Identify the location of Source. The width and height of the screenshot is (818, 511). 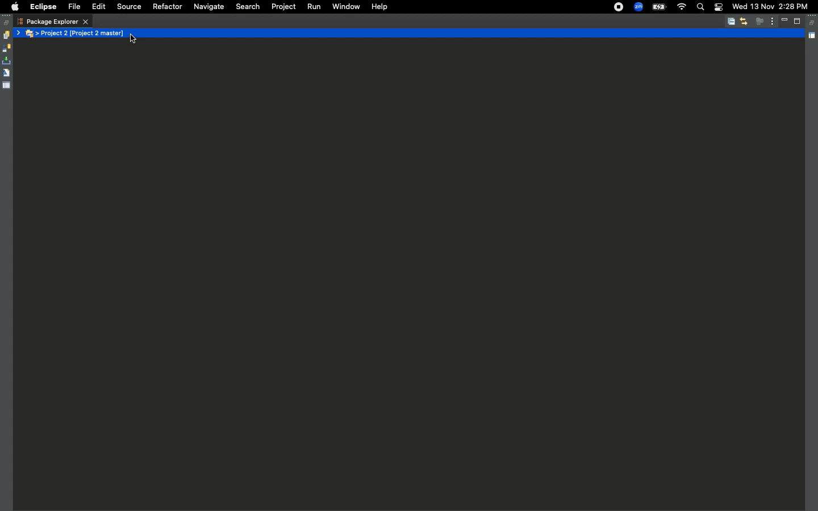
(127, 7).